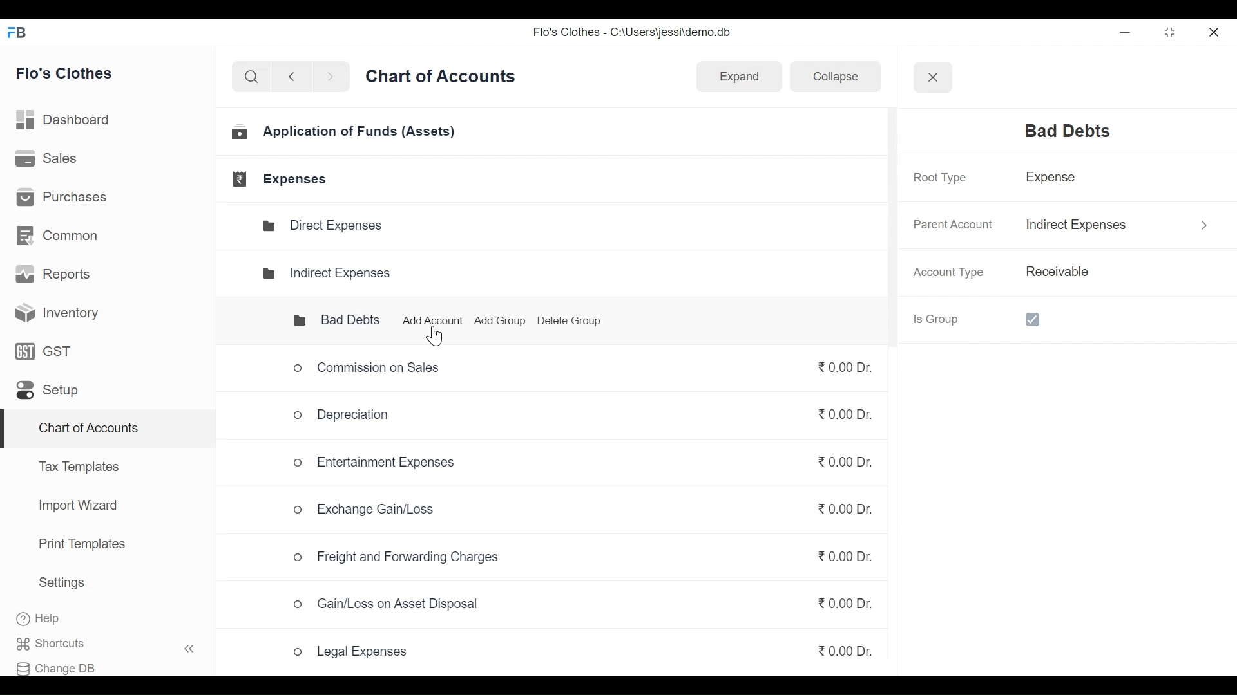 The width and height of the screenshot is (1237, 695). I want to click on Shortcuts, so click(113, 644).